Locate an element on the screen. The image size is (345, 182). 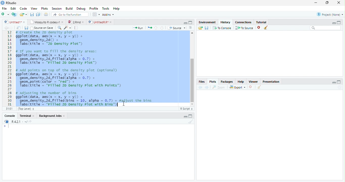
cursor is located at coordinates (124, 104).